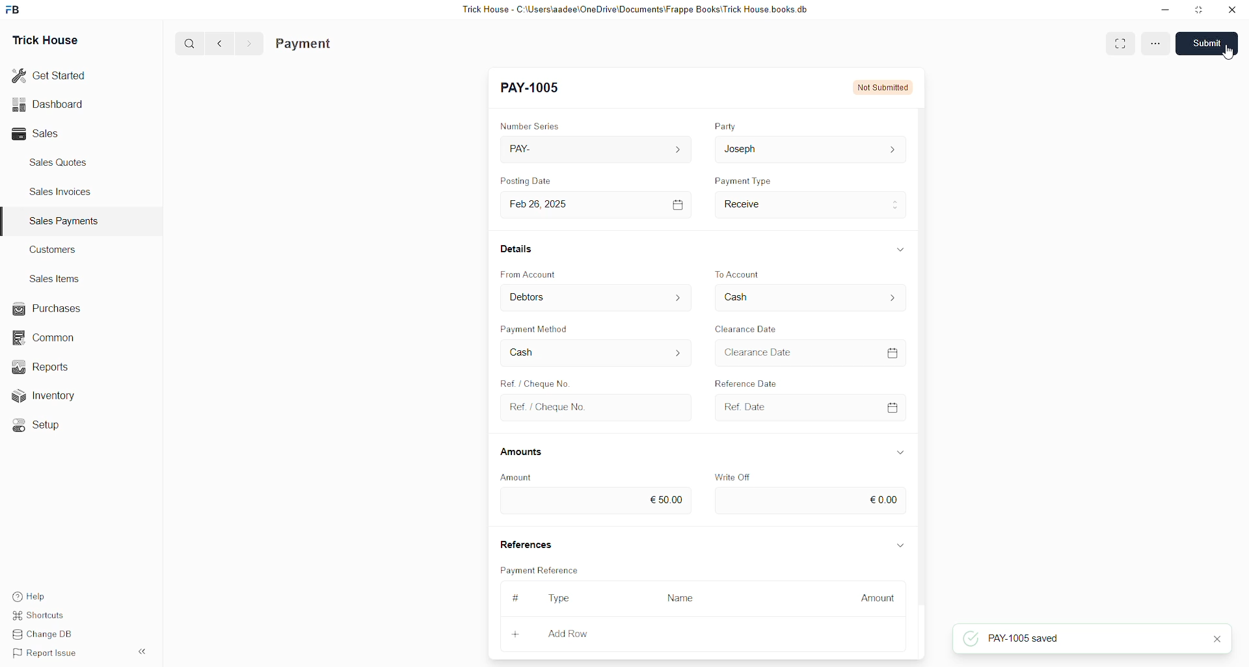  Describe the element at coordinates (1200, 10) in the screenshot. I see `resize` at that location.